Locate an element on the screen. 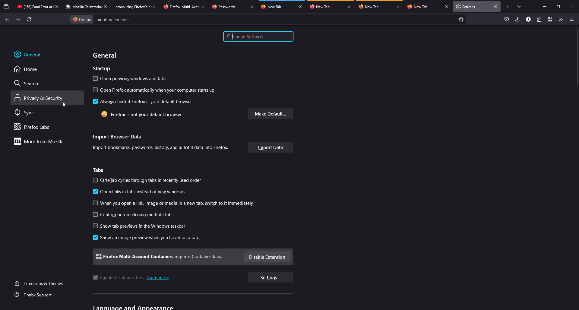  add tab is located at coordinates (508, 7).